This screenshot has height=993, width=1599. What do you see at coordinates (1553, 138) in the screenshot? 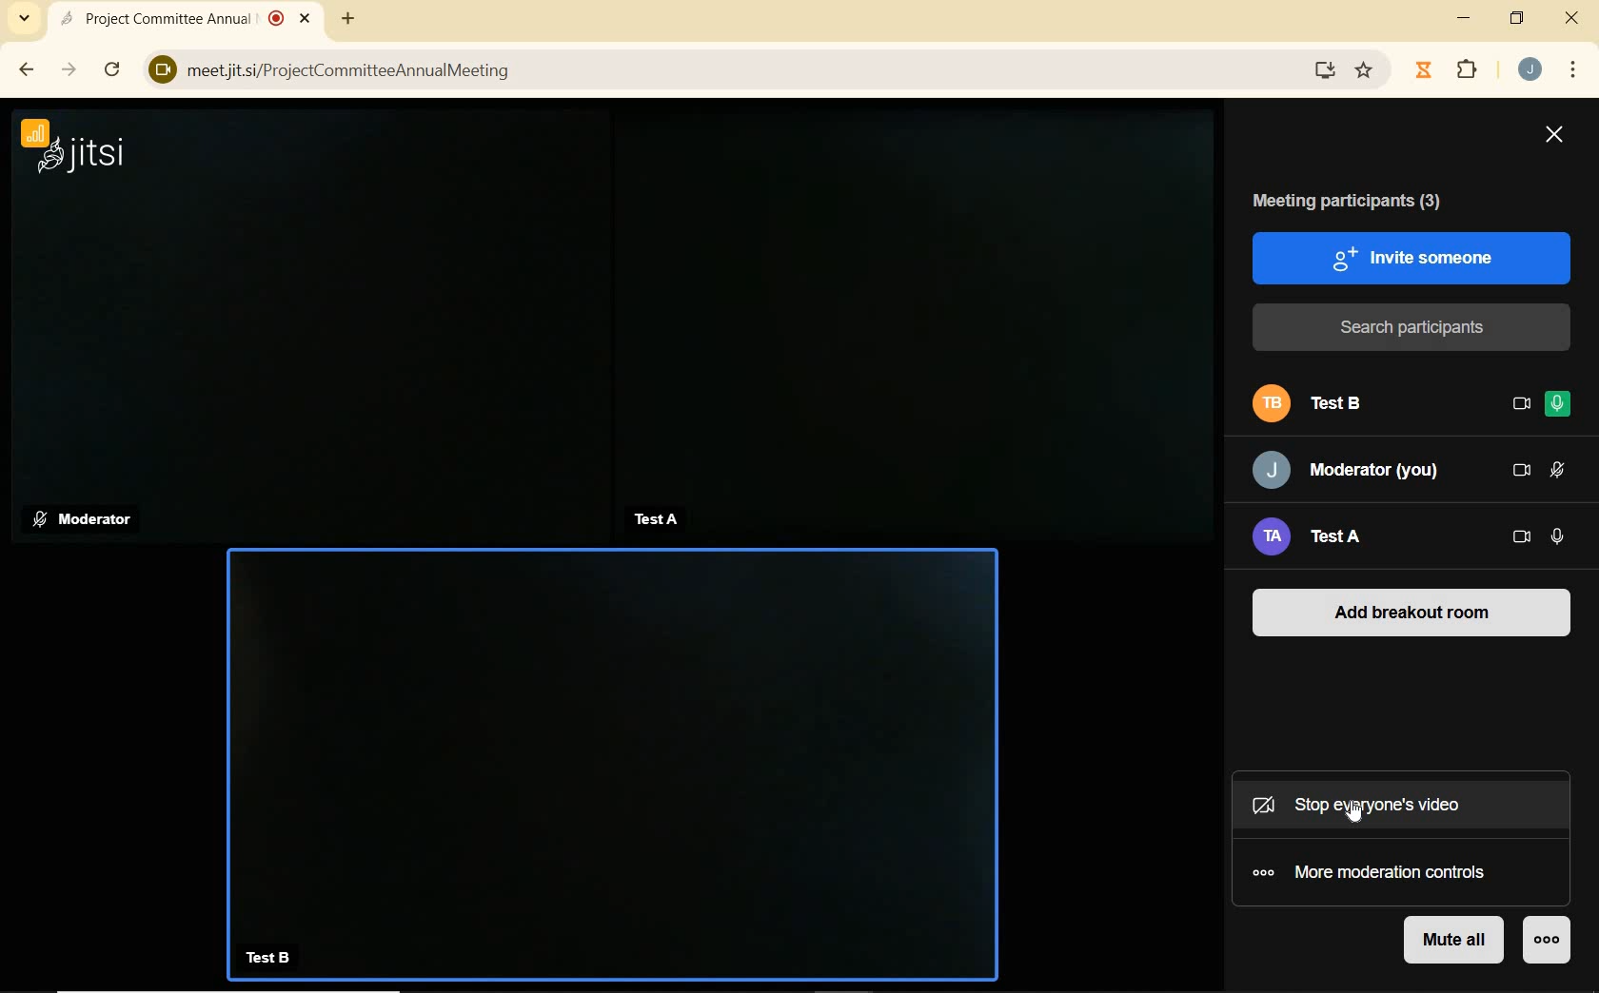
I see `CLOSE` at bounding box center [1553, 138].